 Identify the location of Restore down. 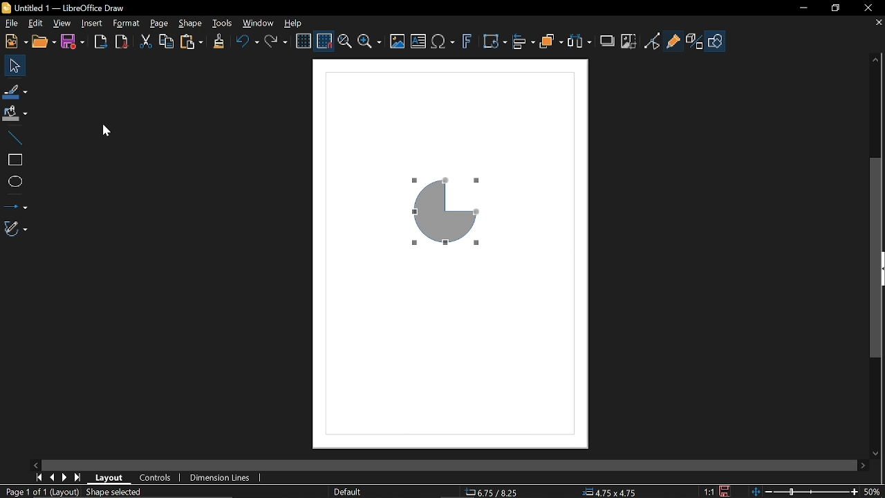
(836, 9).